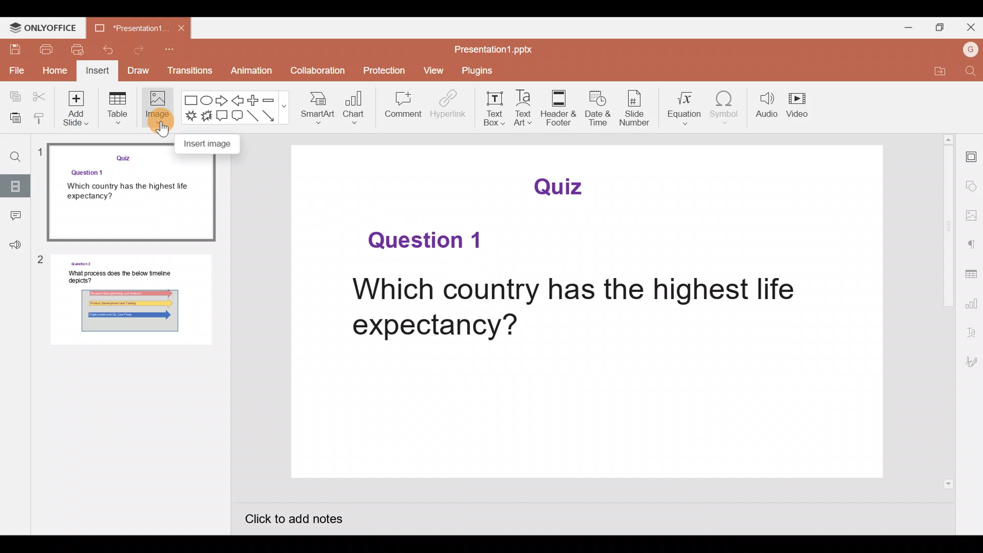 The height and width of the screenshot is (553, 983). I want to click on Close document, so click(181, 29).